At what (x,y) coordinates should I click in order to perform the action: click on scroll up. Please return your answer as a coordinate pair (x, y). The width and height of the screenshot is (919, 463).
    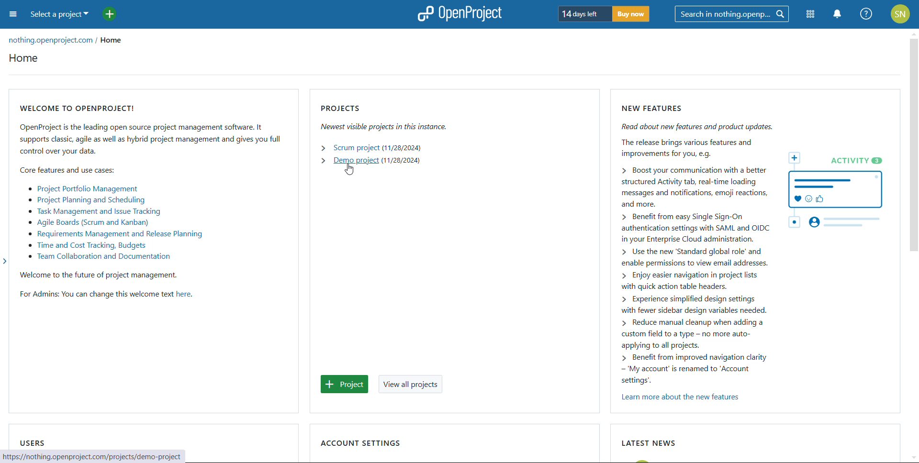
    Looking at the image, I should click on (913, 33).